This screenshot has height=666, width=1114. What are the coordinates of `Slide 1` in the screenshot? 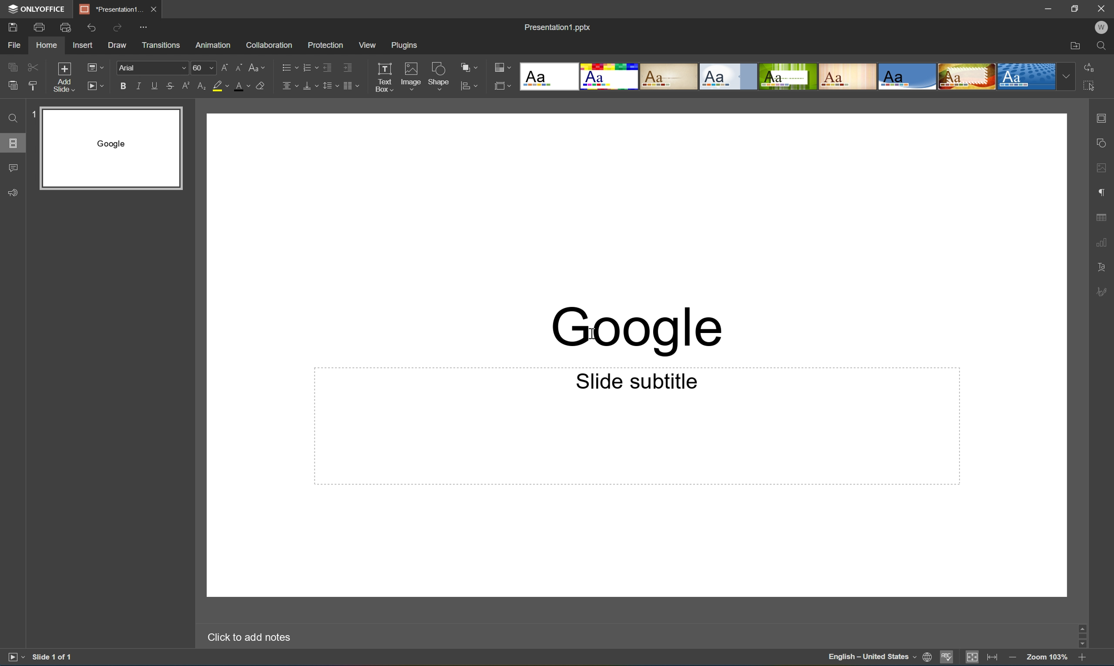 It's located at (105, 149).